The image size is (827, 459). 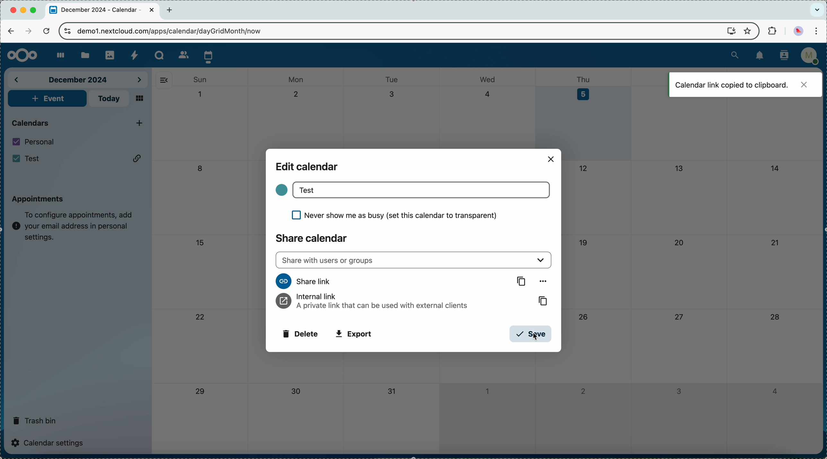 I want to click on activity, so click(x=135, y=55).